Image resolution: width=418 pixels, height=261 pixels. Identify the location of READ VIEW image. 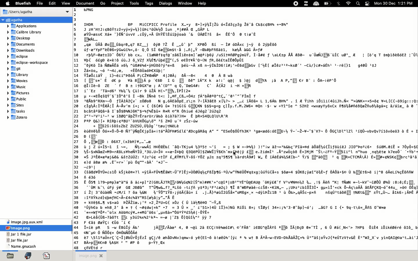
(245, 128).